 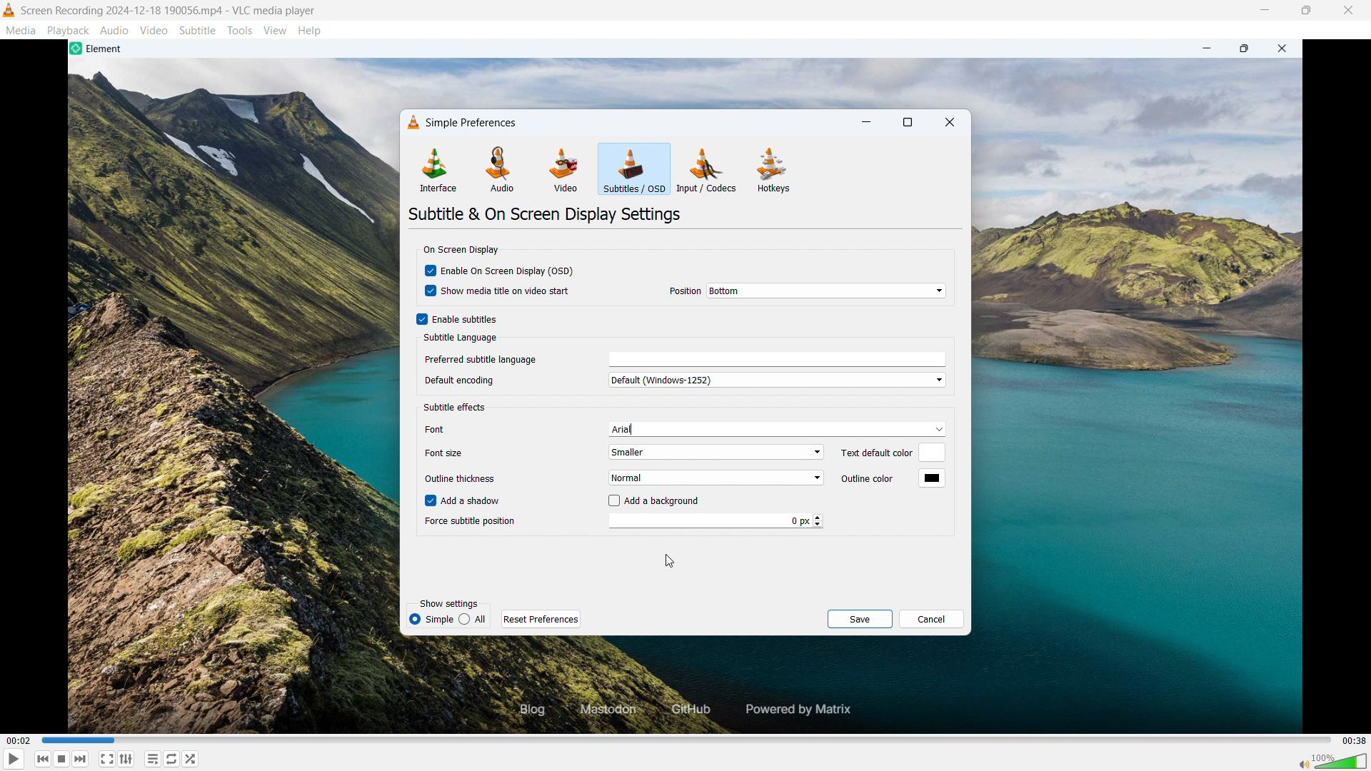 I want to click on audio, so click(x=500, y=169).